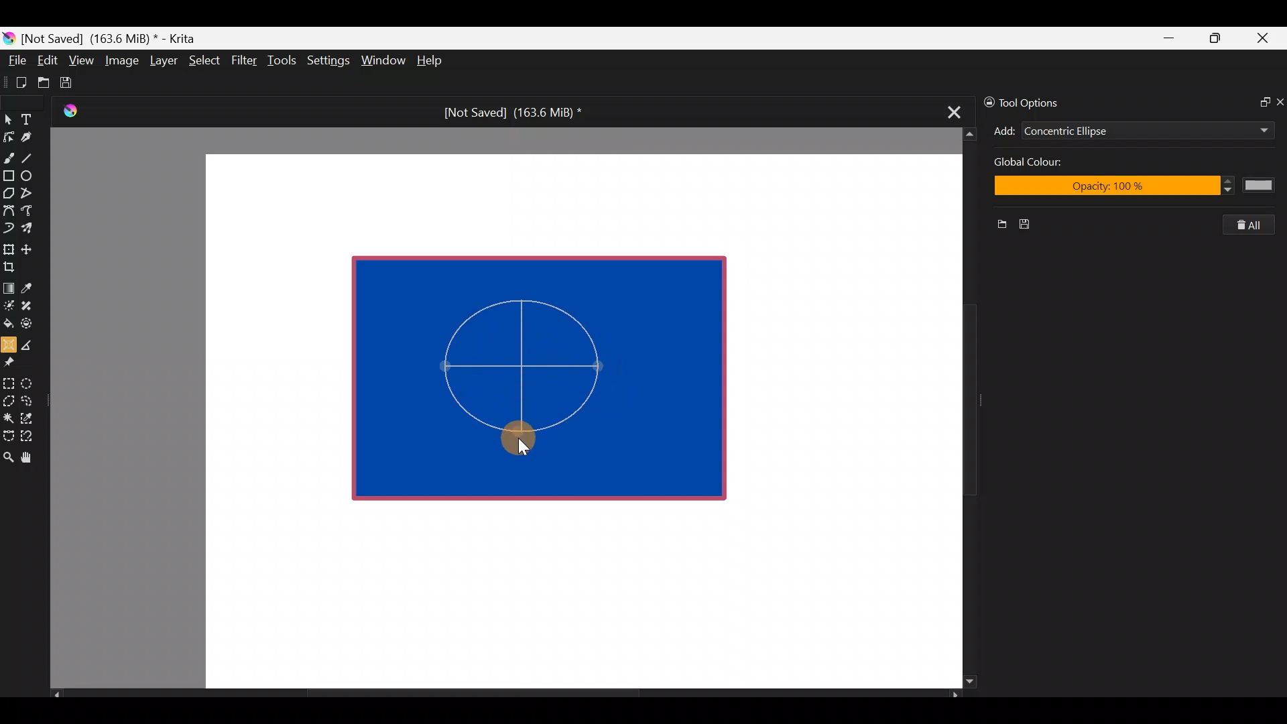  What do you see at coordinates (205, 59) in the screenshot?
I see `Select` at bounding box center [205, 59].